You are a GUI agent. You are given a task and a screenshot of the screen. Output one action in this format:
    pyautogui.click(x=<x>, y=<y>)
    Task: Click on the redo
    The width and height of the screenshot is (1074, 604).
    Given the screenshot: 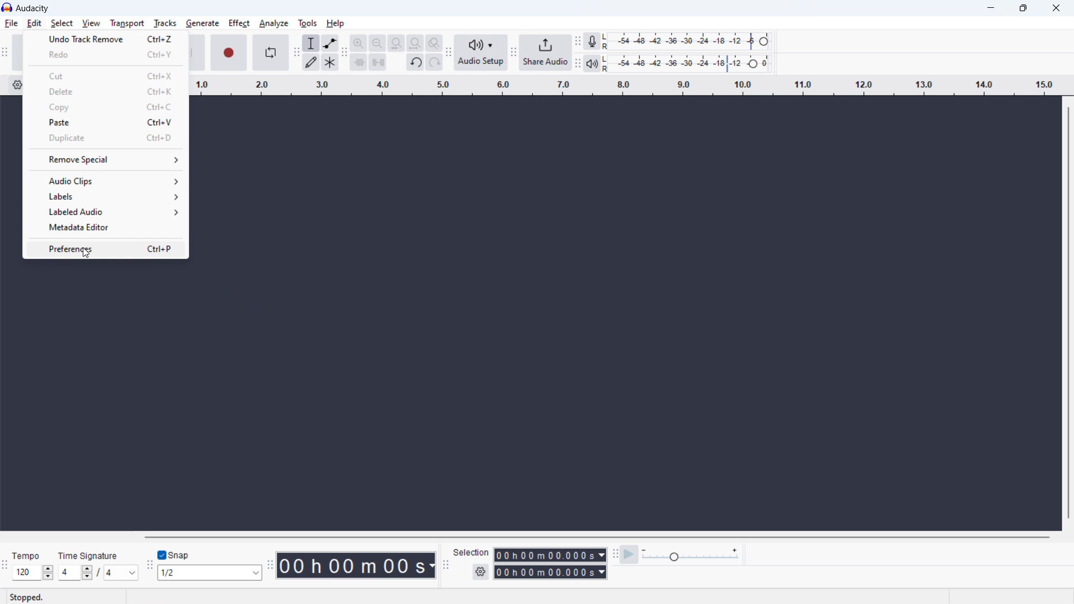 What is the action you would take?
    pyautogui.click(x=435, y=62)
    